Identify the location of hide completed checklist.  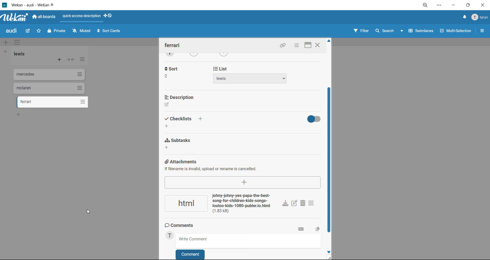
(315, 118).